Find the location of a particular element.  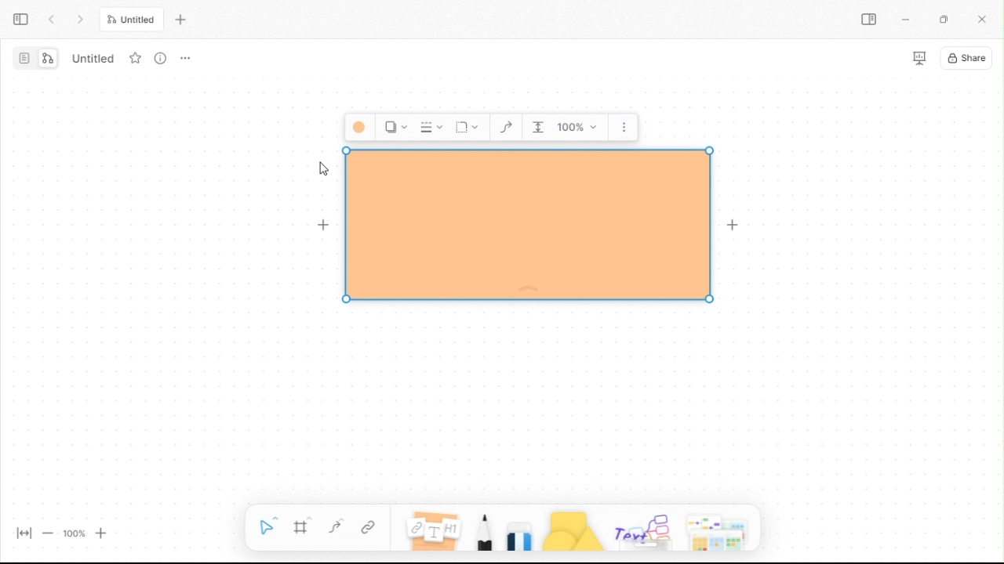

restore is located at coordinates (948, 20).